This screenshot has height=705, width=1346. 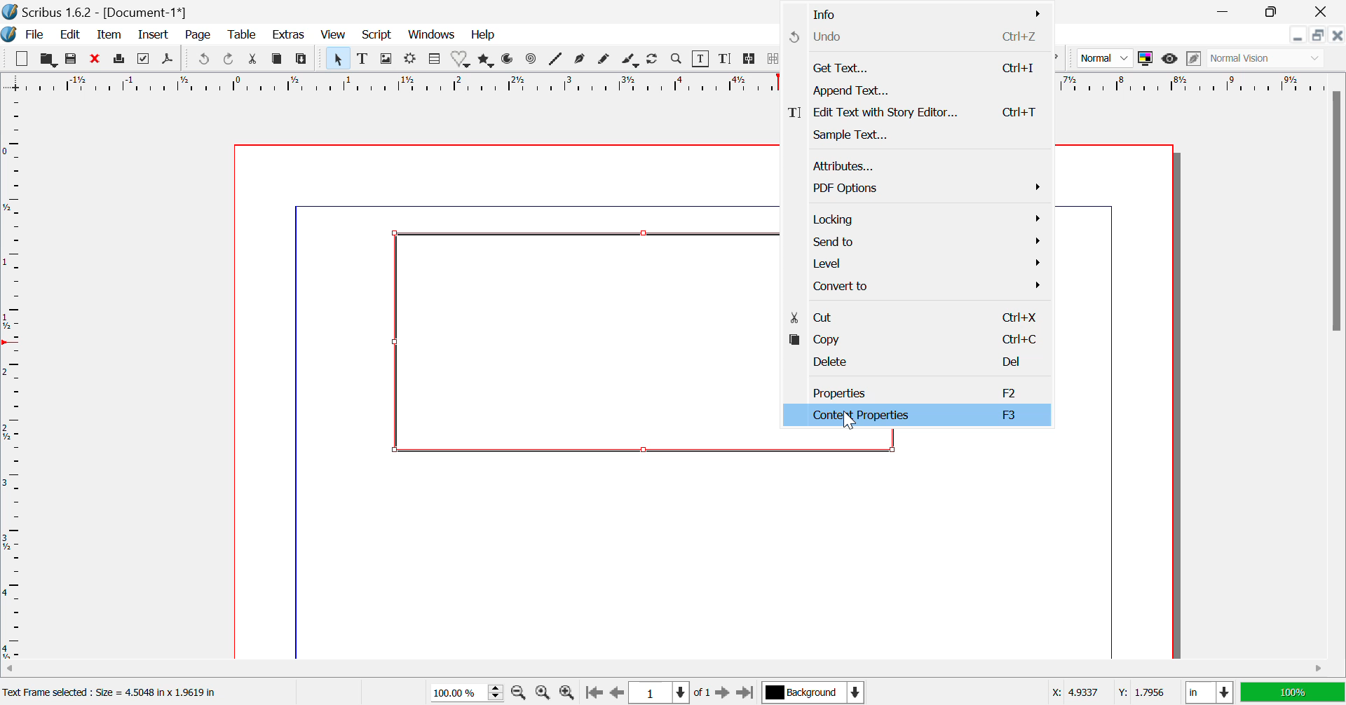 What do you see at coordinates (253, 59) in the screenshot?
I see `Cut` at bounding box center [253, 59].